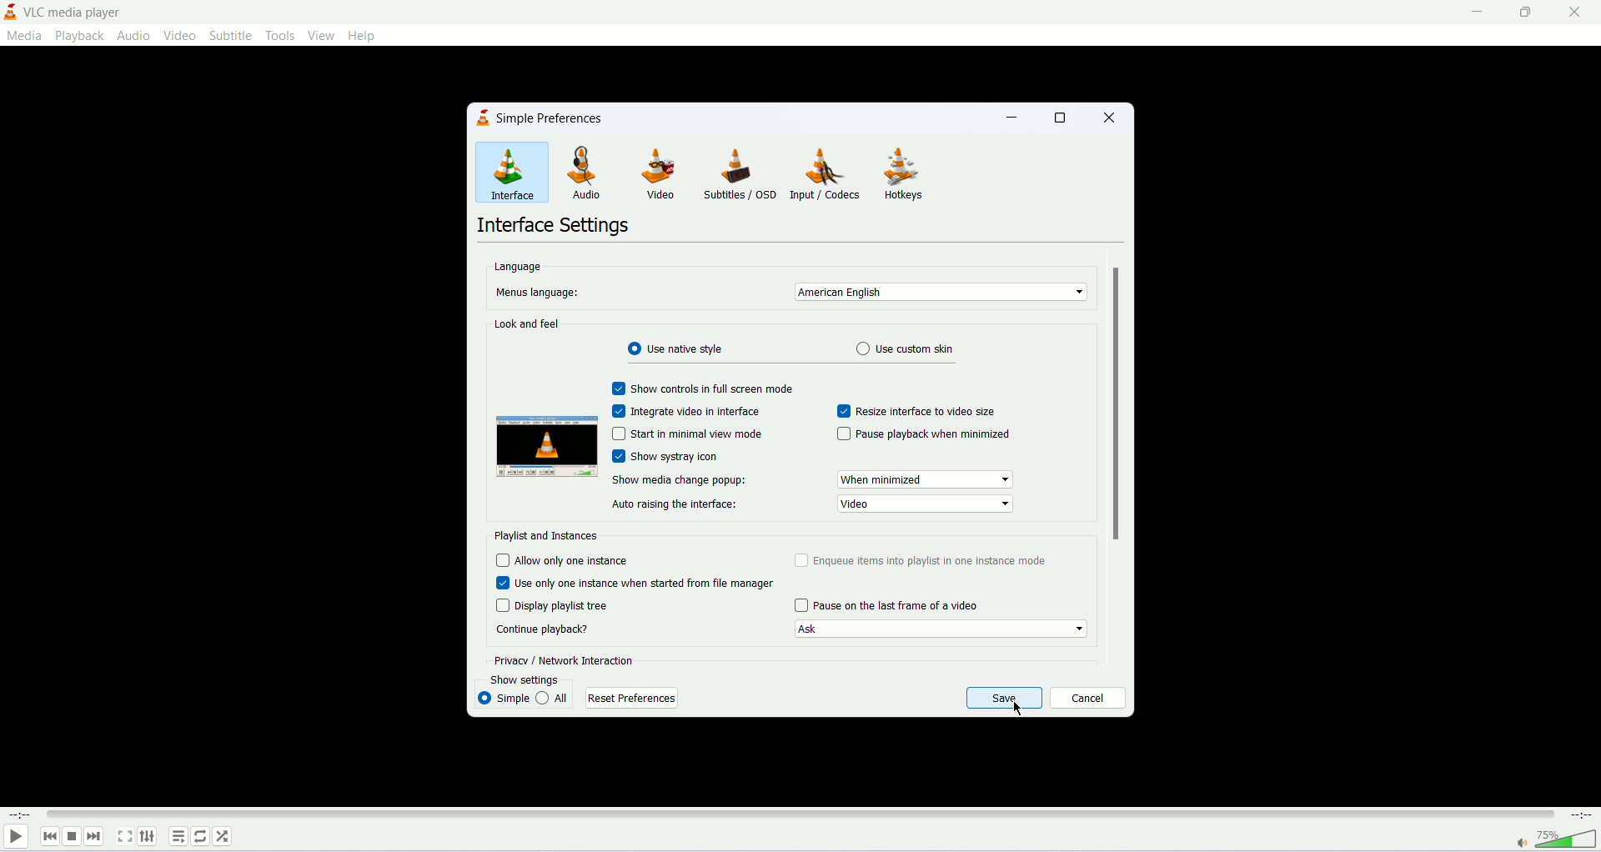 This screenshot has width=1601, height=852. What do you see at coordinates (1472, 12) in the screenshot?
I see `minimize` at bounding box center [1472, 12].